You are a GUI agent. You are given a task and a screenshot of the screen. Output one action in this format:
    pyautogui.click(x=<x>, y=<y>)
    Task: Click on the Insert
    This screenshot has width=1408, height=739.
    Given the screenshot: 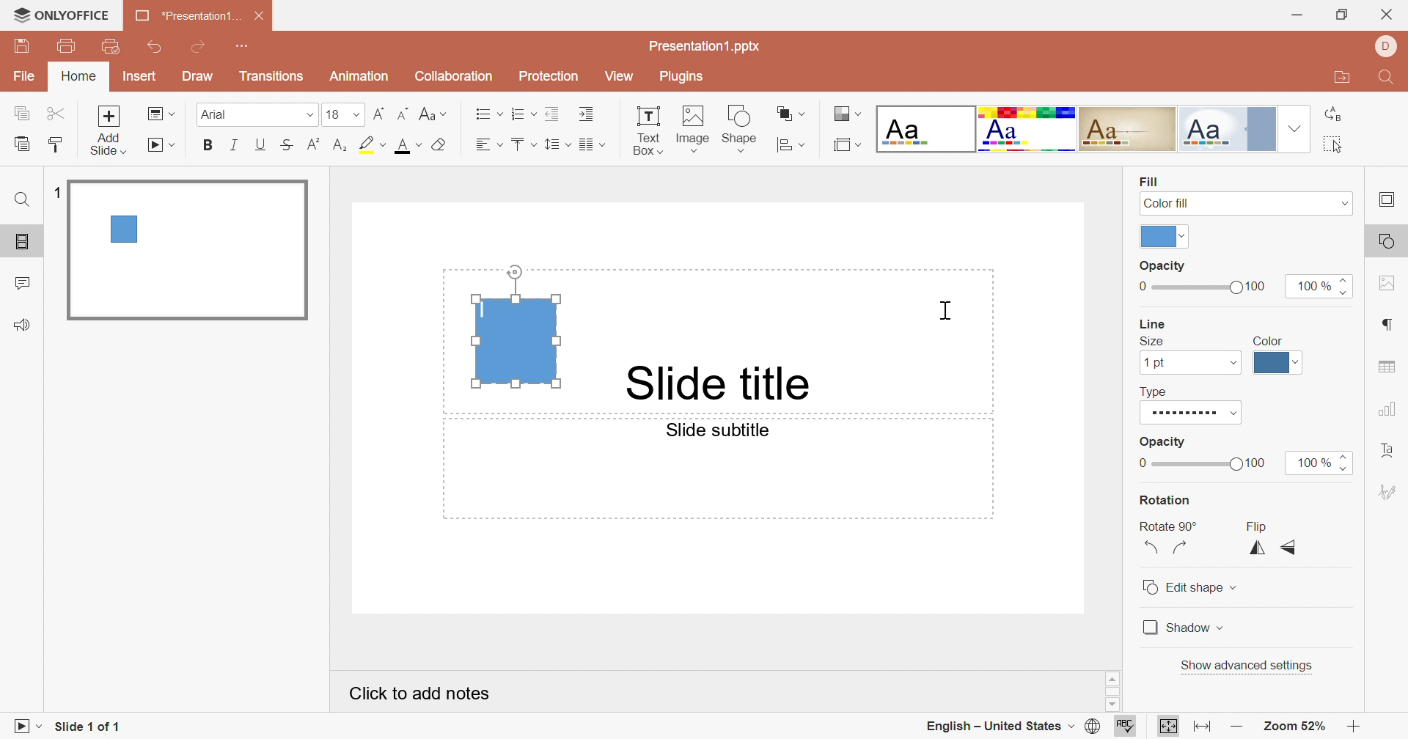 What is the action you would take?
    pyautogui.click(x=139, y=77)
    